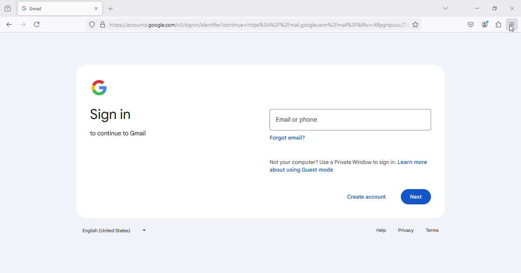  Describe the element at coordinates (8, 8) in the screenshot. I see `view recent browsing across windows and devices` at that location.